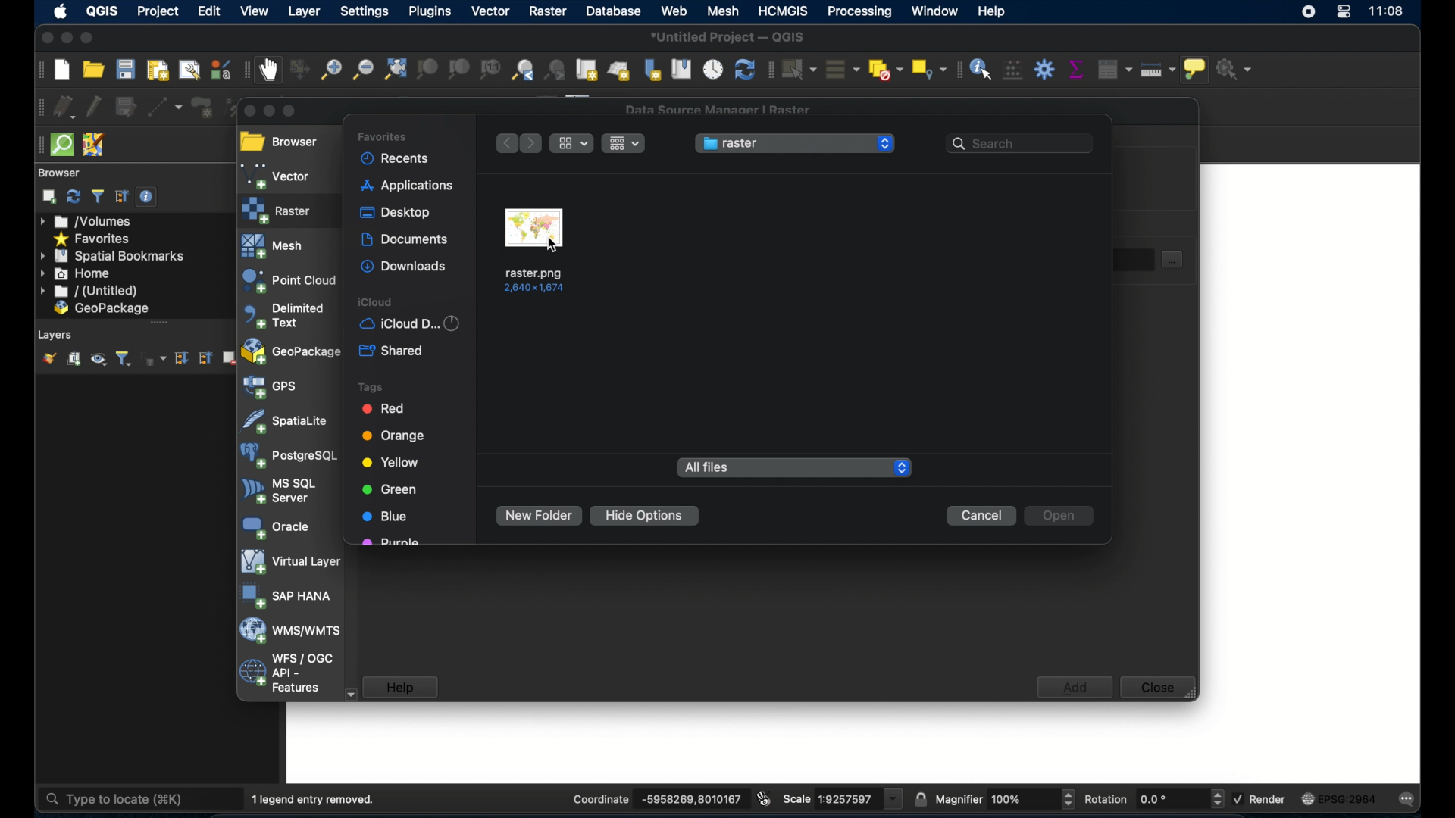 The height and width of the screenshot is (818, 1455). Describe the element at coordinates (271, 389) in the screenshot. I see `gps` at that location.